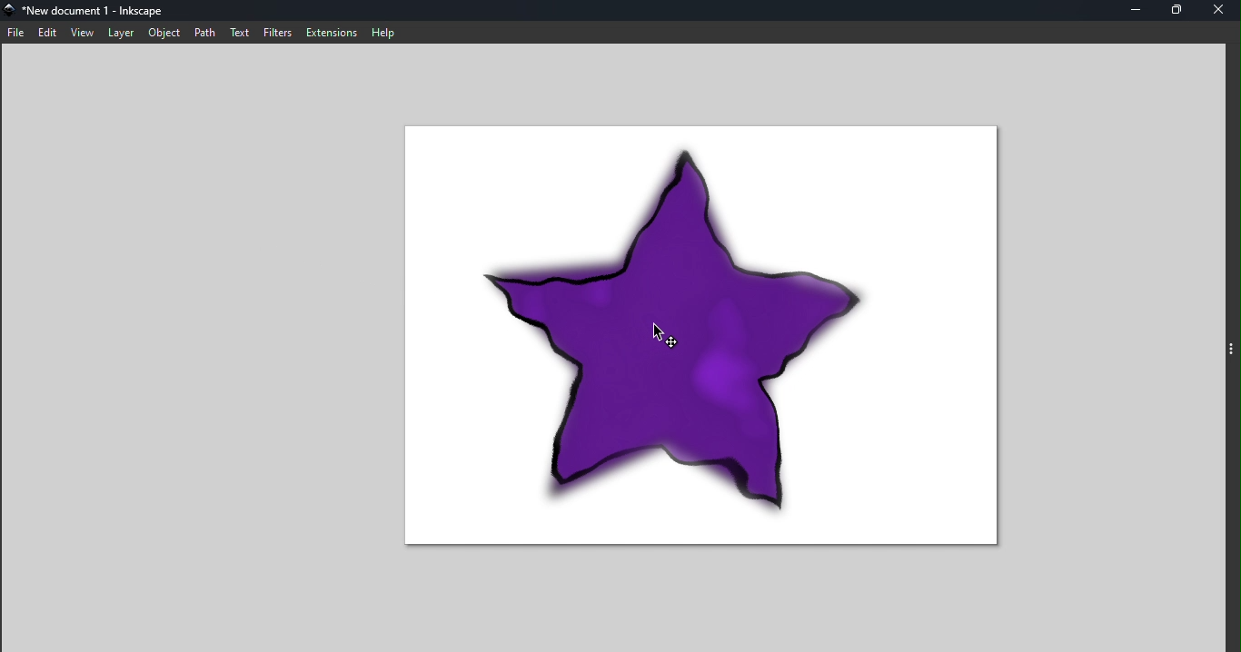  What do you see at coordinates (1221, 10) in the screenshot?
I see `Close` at bounding box center [1221, 10].